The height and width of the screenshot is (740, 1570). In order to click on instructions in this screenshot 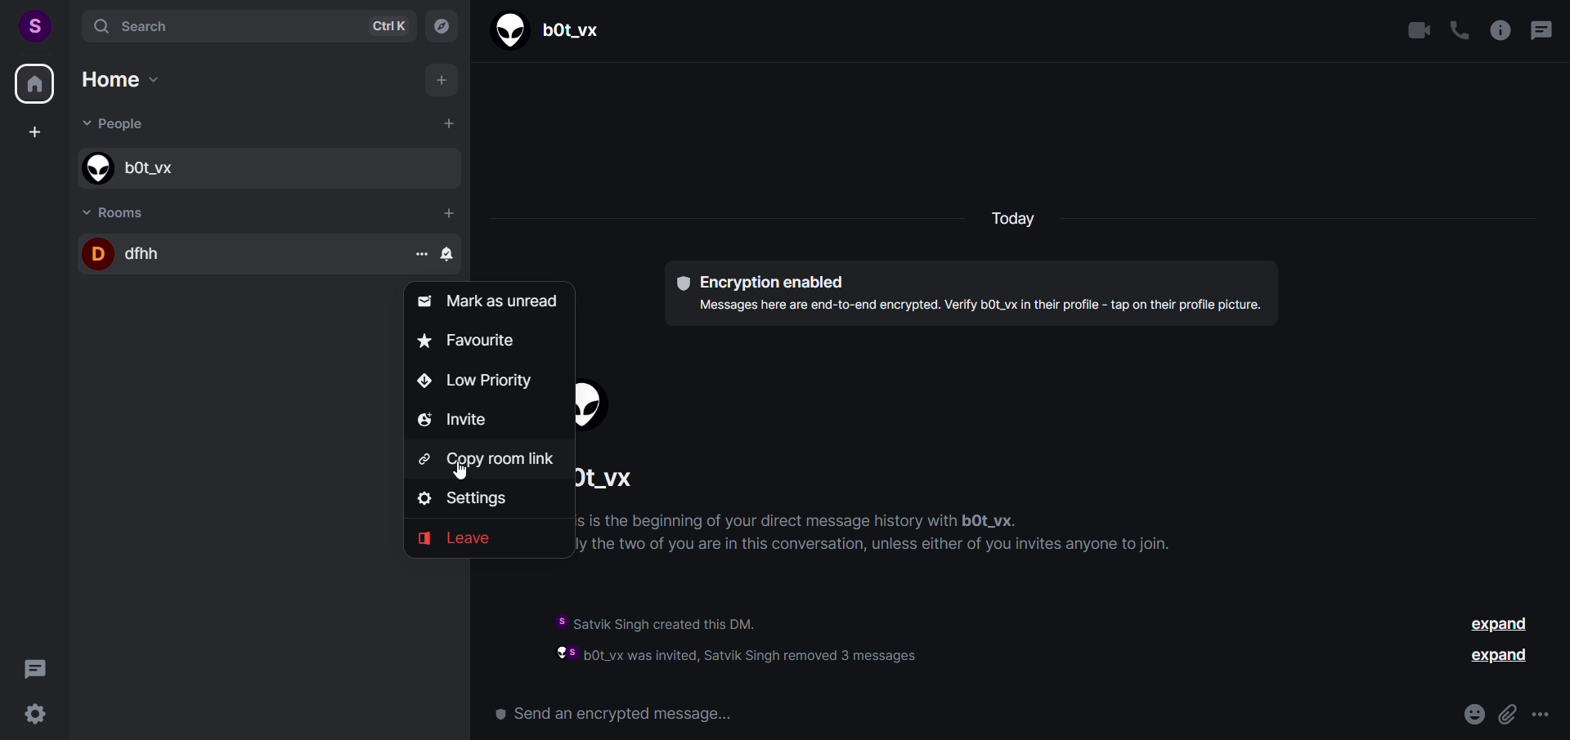, I will do `click(908, 537)`.